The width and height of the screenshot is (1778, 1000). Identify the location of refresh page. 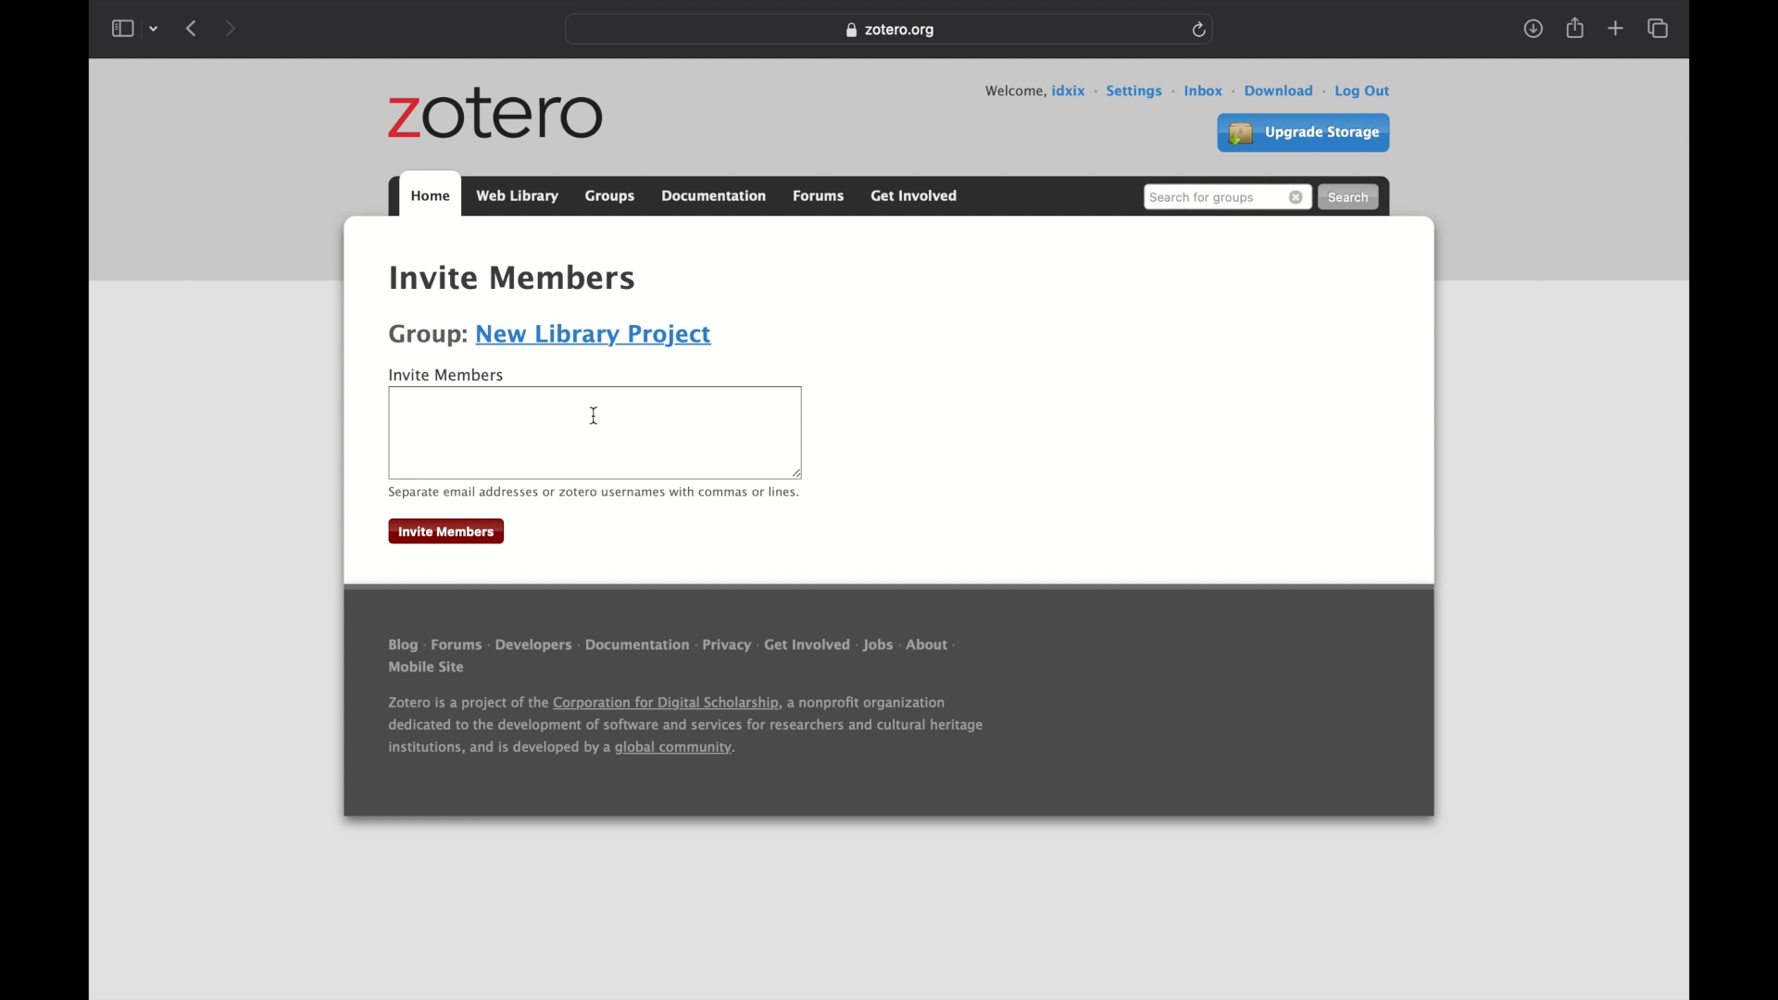
(1199, 28).